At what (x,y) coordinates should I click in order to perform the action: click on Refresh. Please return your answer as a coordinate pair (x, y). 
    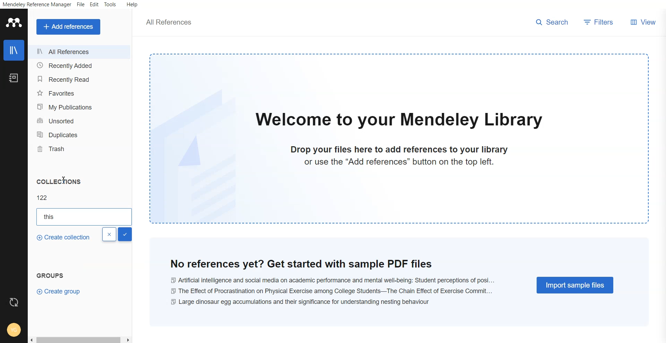
    Looking at the image, I should click on (14, 302).